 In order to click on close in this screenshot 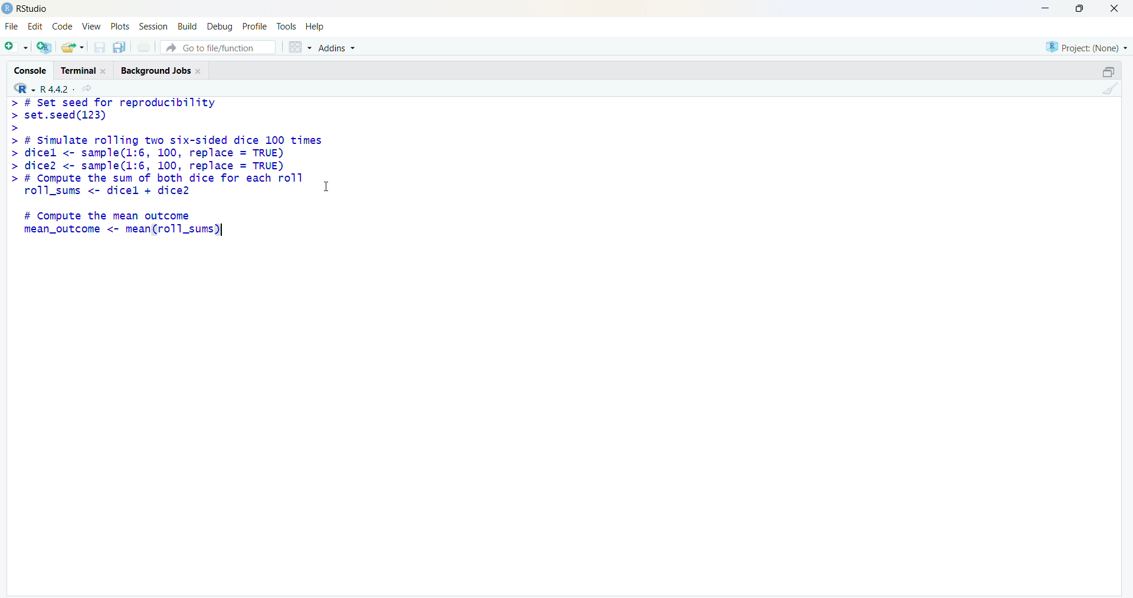, I will do `click(1115, 8)`.